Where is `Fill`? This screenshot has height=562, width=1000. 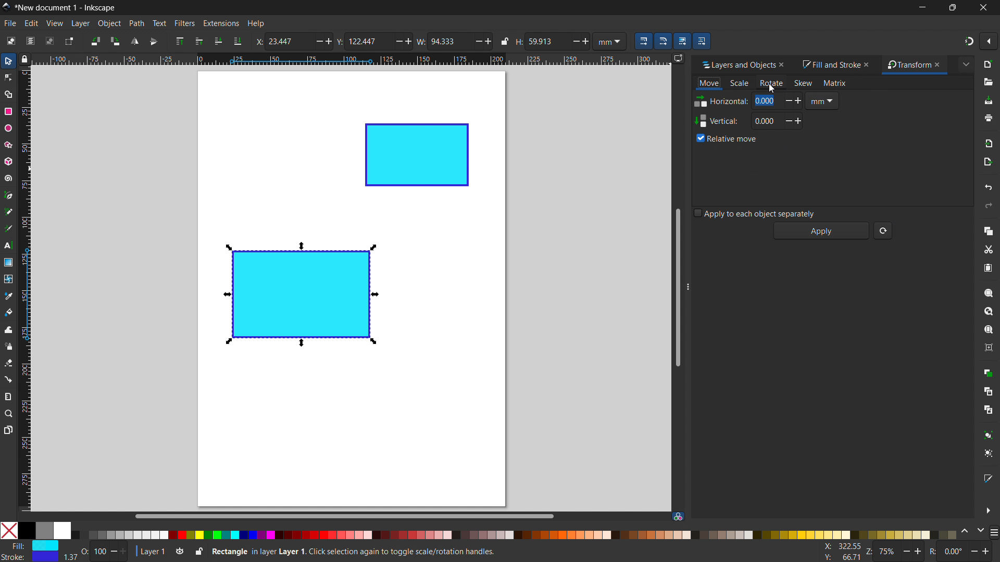
Fill is located at coordinates (32, 545).